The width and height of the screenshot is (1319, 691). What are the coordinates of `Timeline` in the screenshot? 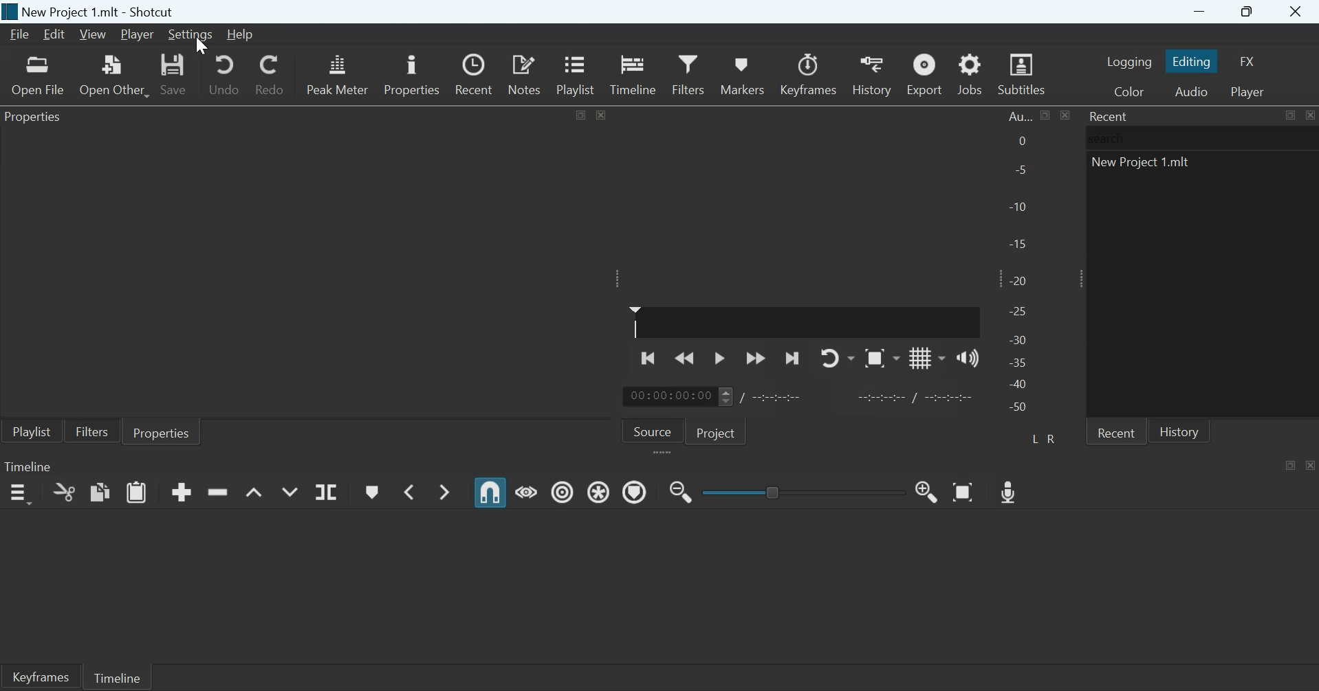 It's located at (28, 466).